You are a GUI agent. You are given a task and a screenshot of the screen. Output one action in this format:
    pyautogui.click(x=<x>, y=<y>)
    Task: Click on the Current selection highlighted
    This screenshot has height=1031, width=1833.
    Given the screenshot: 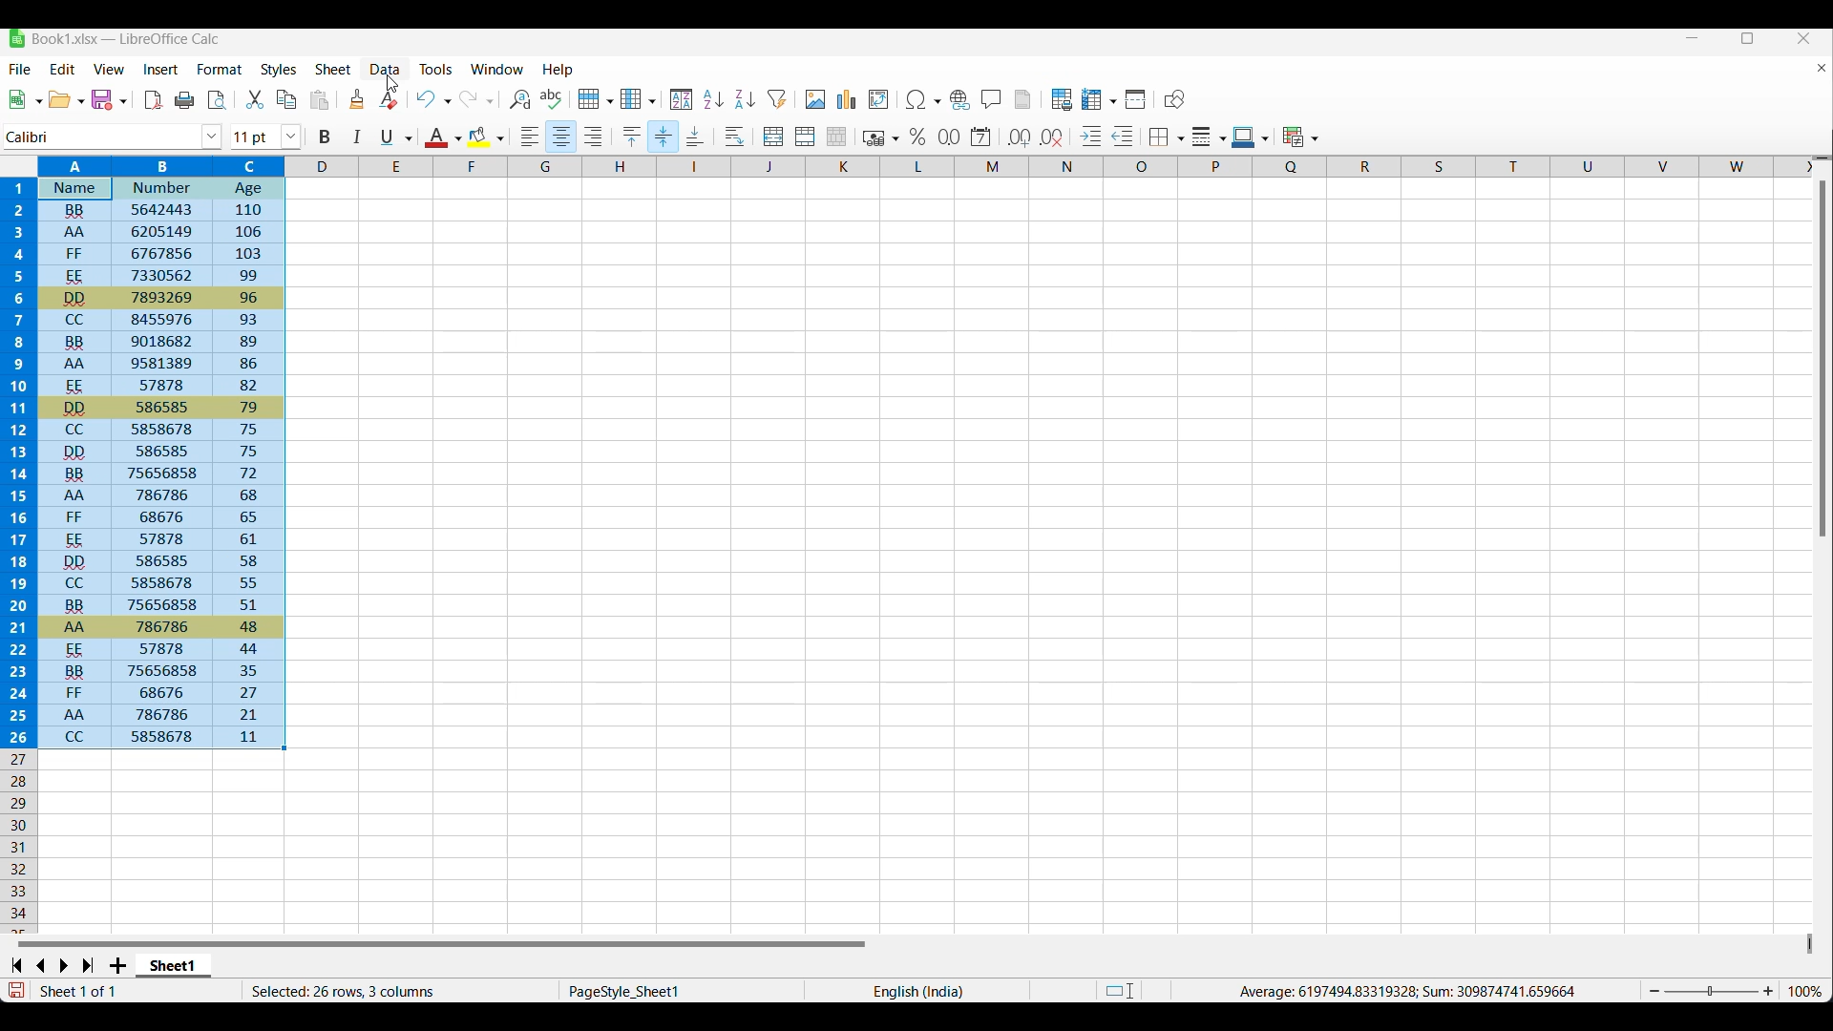 What is the action you would take?
    pyautogui.click(x=145, y=452)
    